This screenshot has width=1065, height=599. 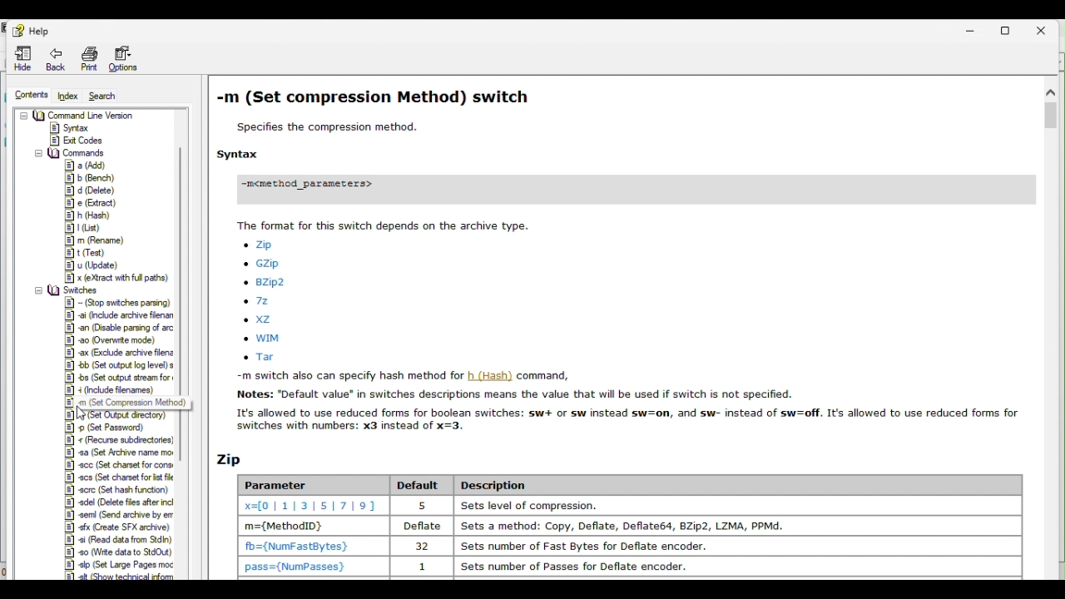 I want to click on ao, so click(x=116, y=340).